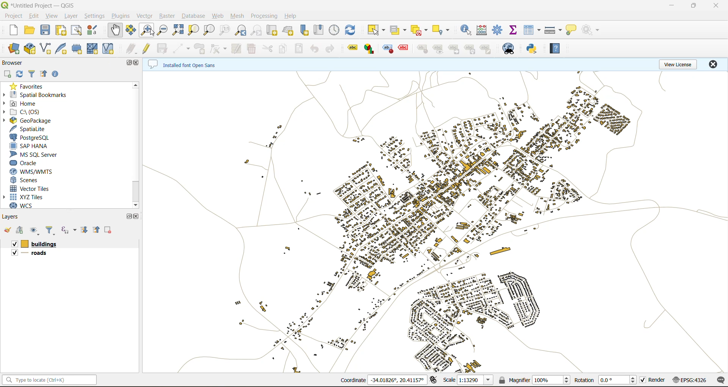  I want to click on geopackage, so click(32, 120).